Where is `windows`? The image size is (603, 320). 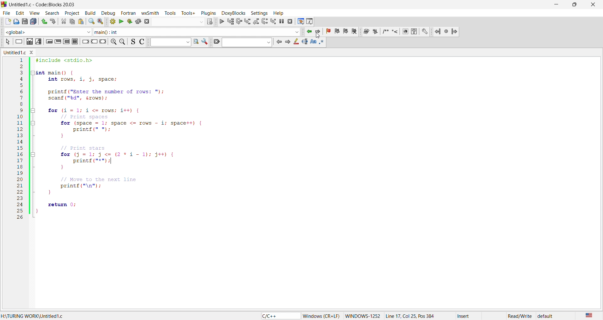
windows is located at coordinates (364, 315).